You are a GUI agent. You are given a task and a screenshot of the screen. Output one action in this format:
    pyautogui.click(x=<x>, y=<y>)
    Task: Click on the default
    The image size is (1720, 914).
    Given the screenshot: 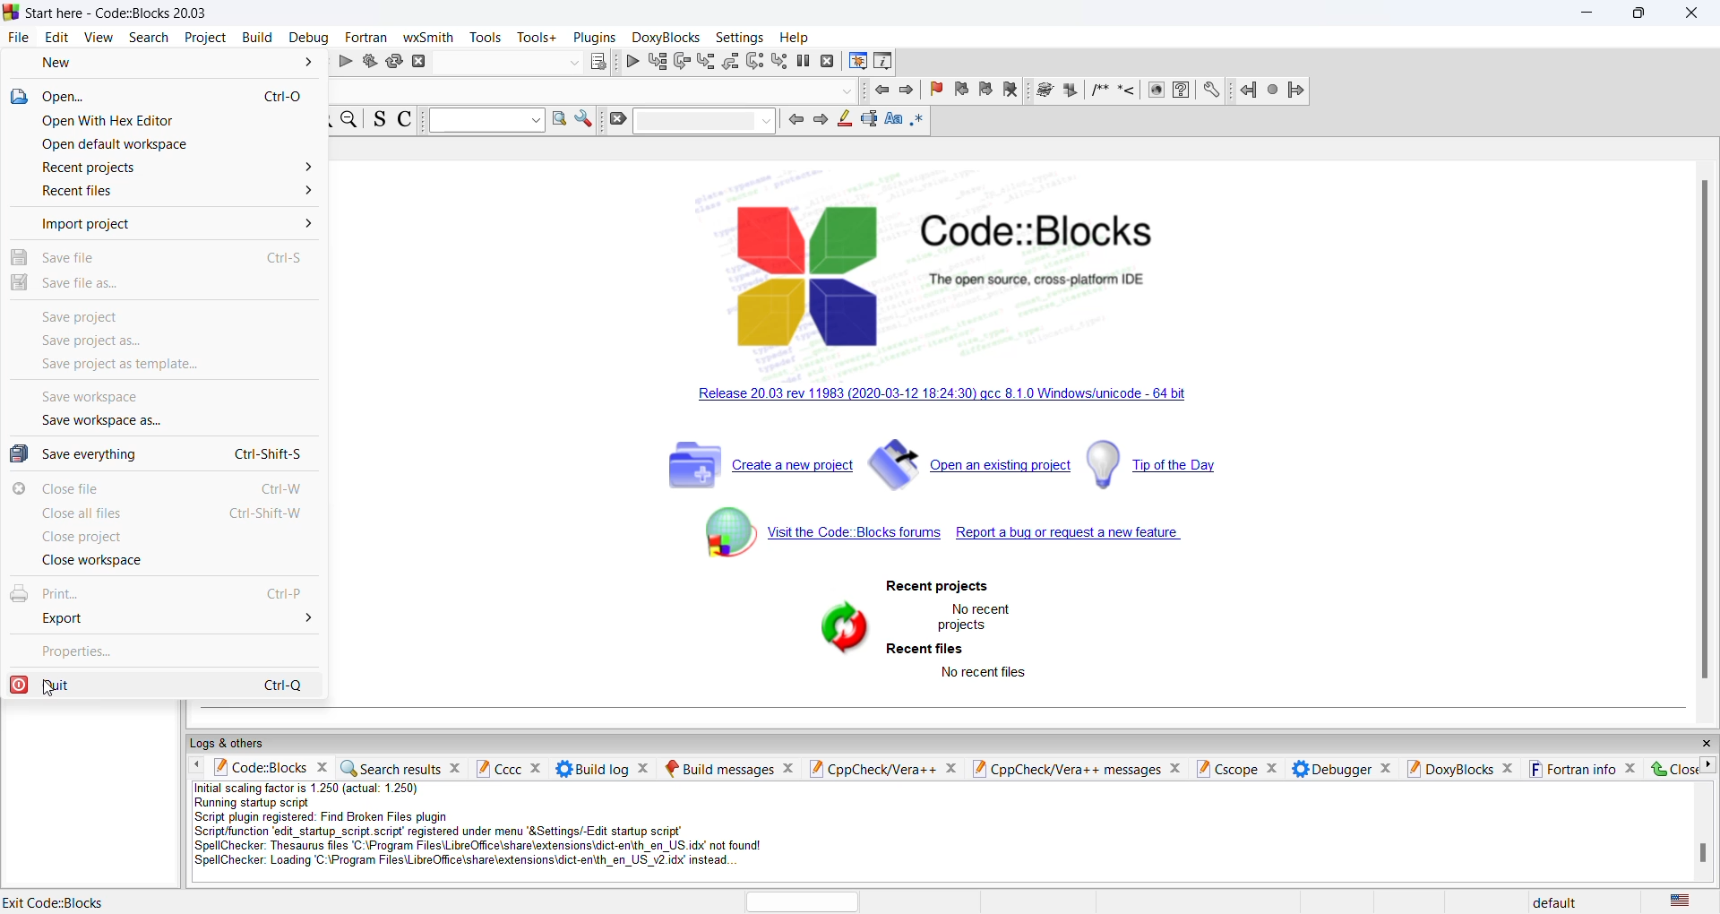 What is the action you would take?
    pyautogui.click(x=1552, y=903)
    